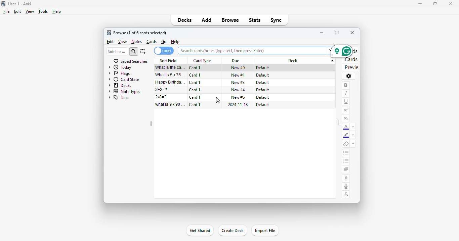  What do you see at coordinates (143, 51) in the screenshot?
I see `select` at bounding box center [143, 51].